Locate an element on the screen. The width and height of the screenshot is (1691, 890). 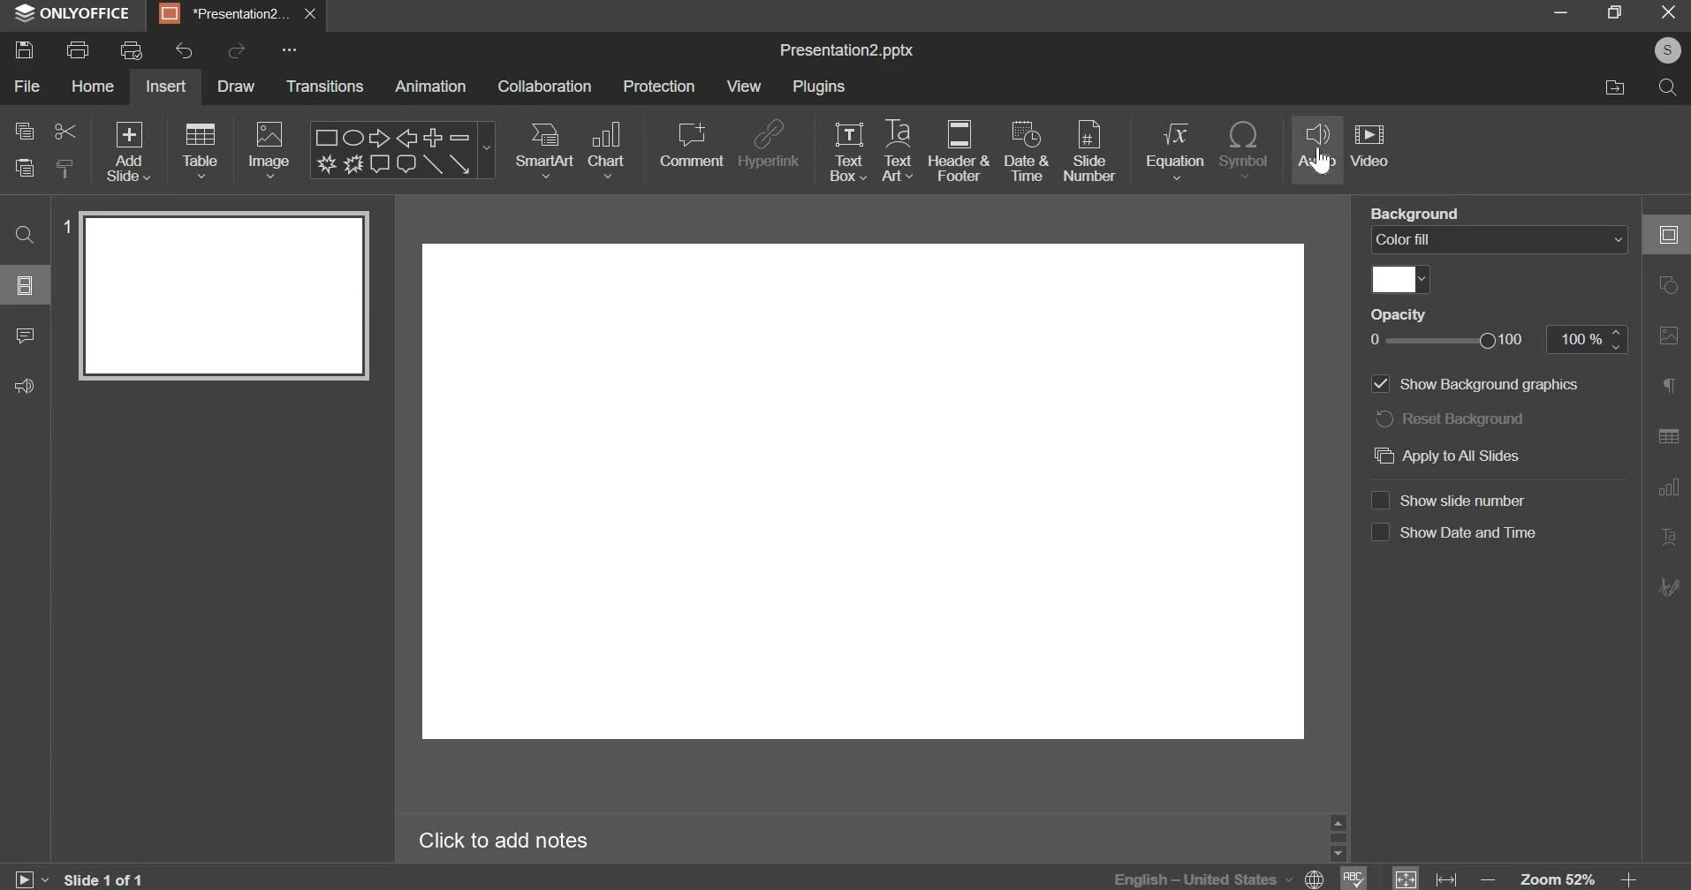
collaboration is located at coordinates (547, 86).